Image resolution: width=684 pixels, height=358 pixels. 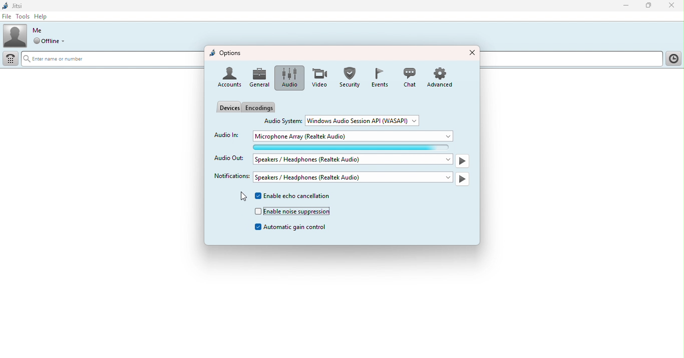 I want to click on Me, so click(x=38, y=30).